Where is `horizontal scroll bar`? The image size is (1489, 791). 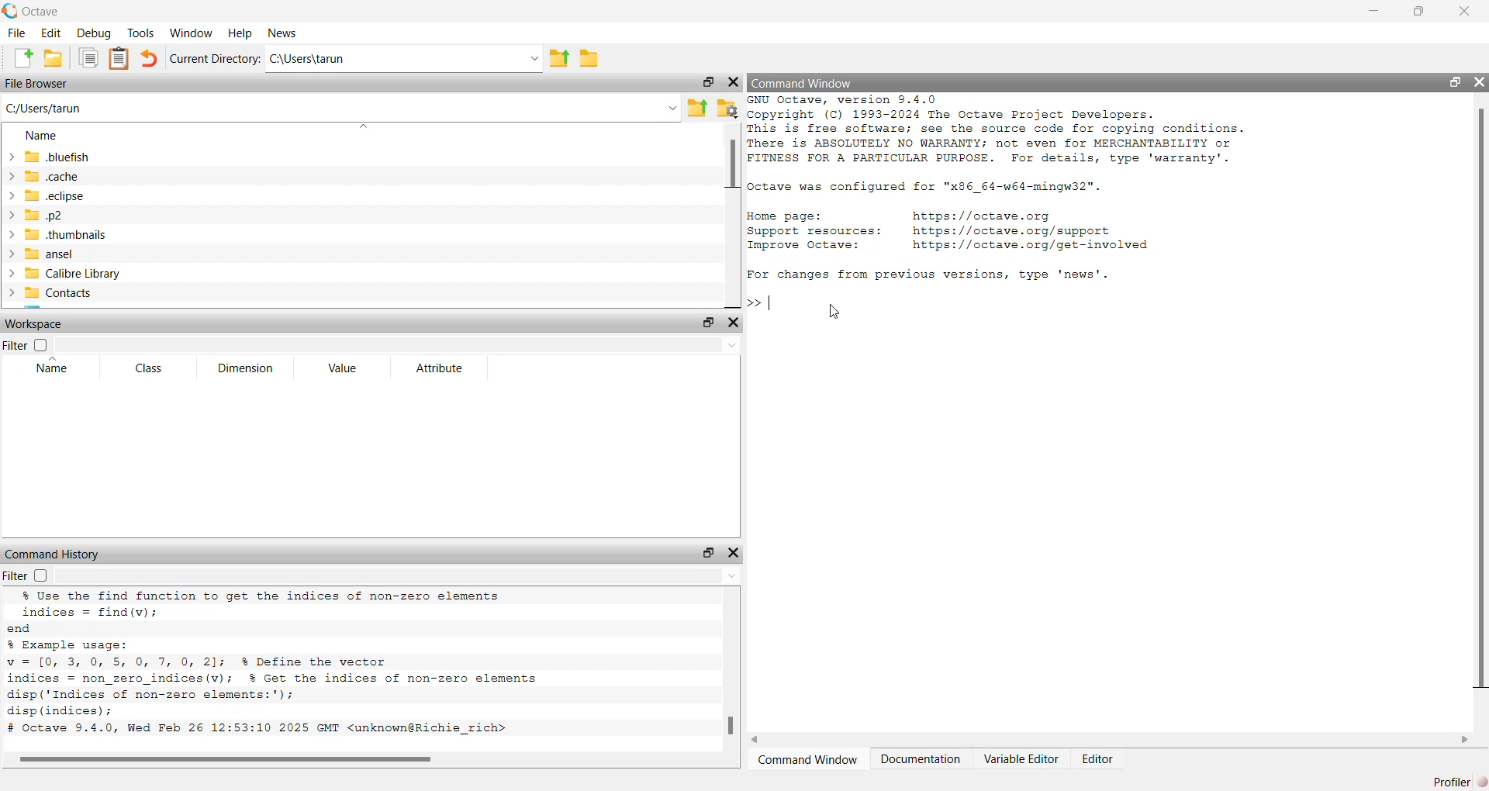 horizontal scroll bar is located at coordinates (371, 759).